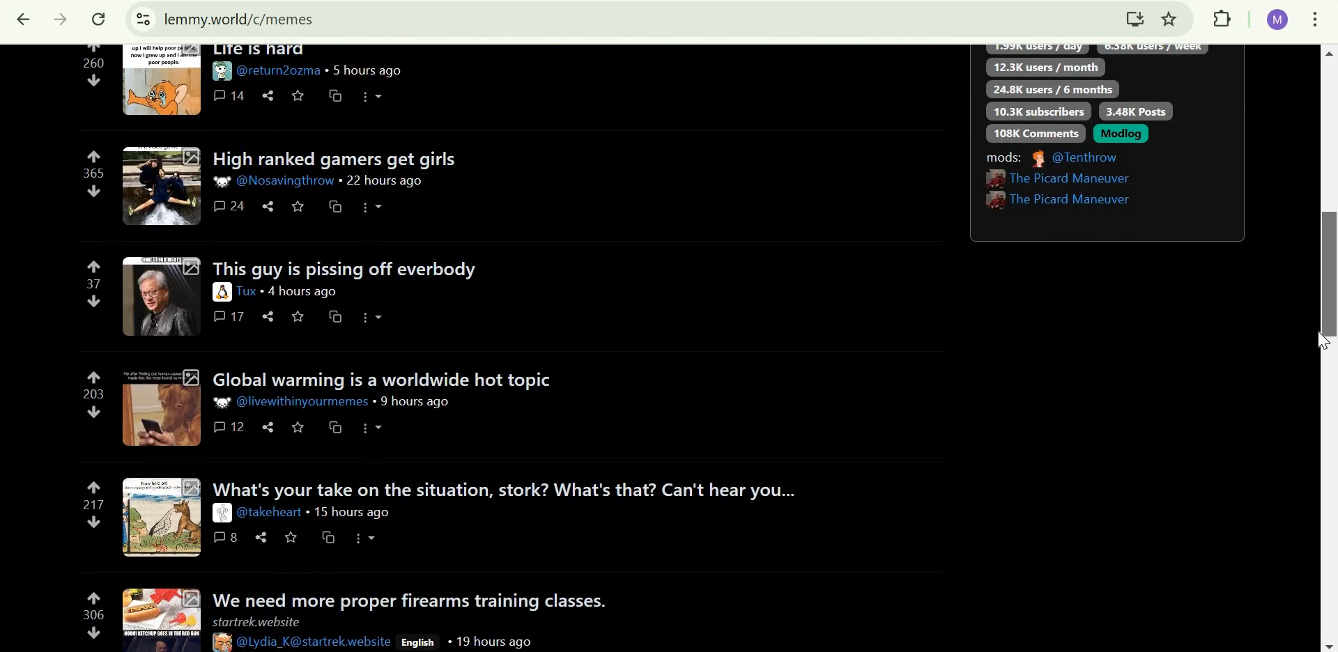  Describe the element at coordinates (94, 614) in the screenshot. I see `306 points` at that location.